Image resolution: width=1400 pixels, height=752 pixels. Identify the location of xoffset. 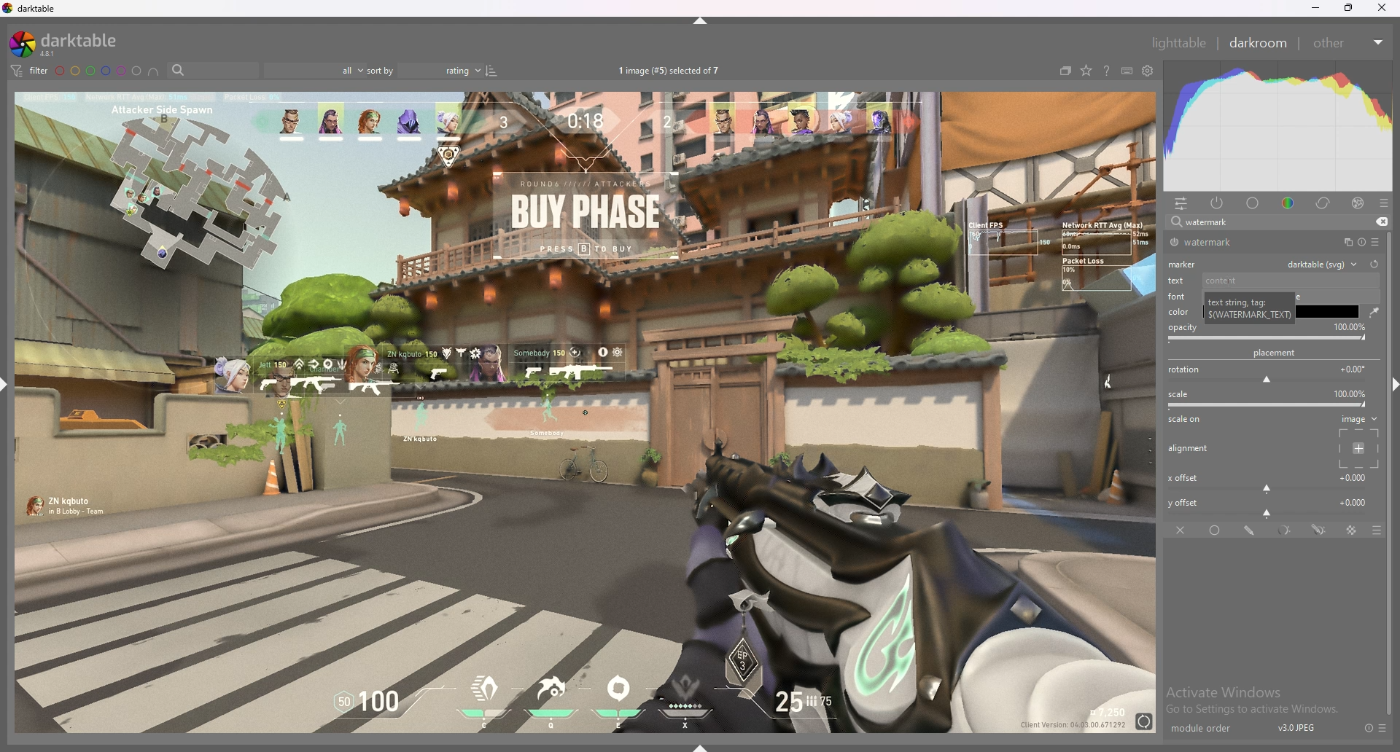
(1269, 481).